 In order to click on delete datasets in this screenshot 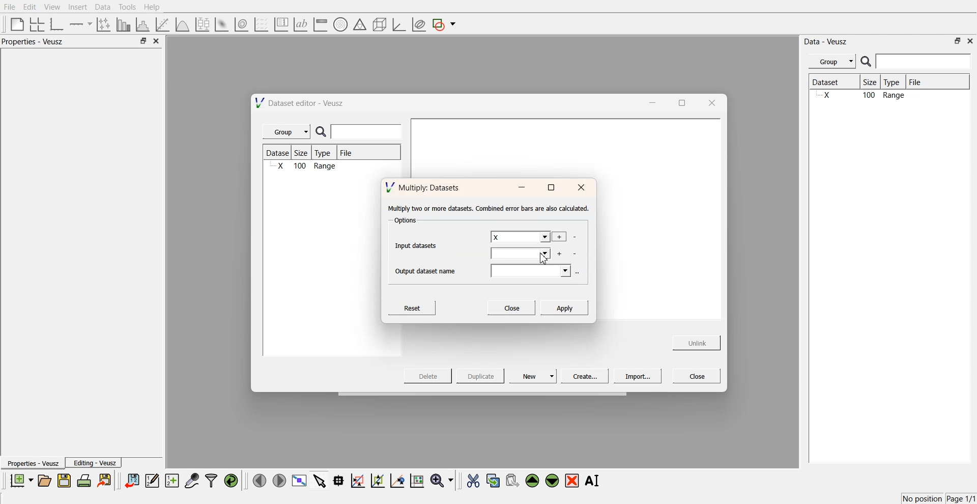, I will do `click(576, 254)`.